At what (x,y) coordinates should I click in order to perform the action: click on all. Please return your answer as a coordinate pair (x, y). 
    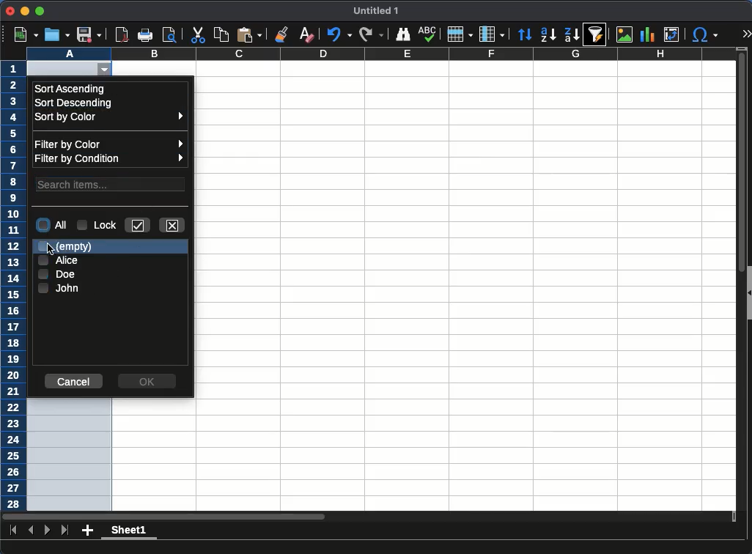
    Looking at the image, I should click on (52, 224).